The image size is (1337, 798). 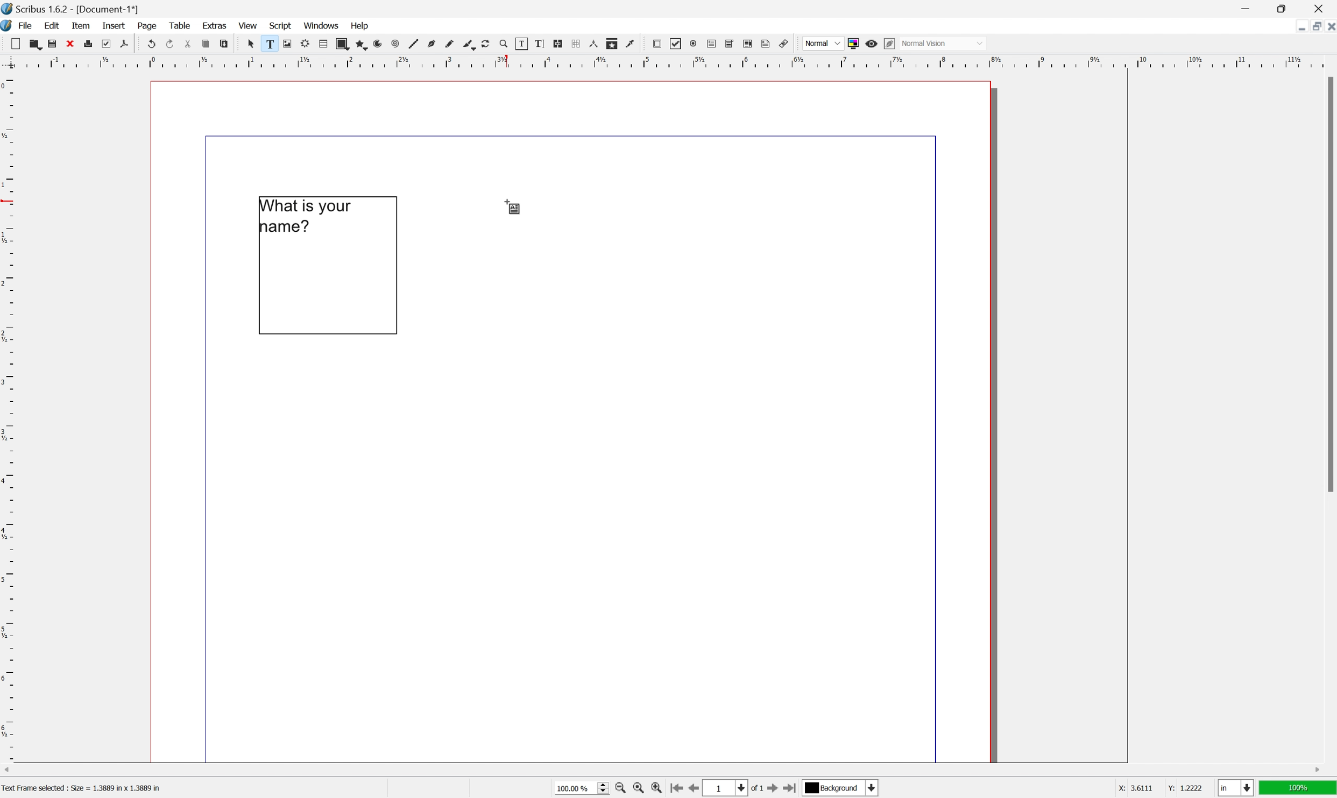 I want to click on pdf text field, so click(x=711, y=44).